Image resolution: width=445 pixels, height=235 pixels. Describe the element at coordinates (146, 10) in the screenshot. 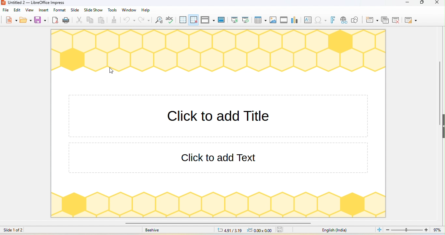

I see `help` at that location.